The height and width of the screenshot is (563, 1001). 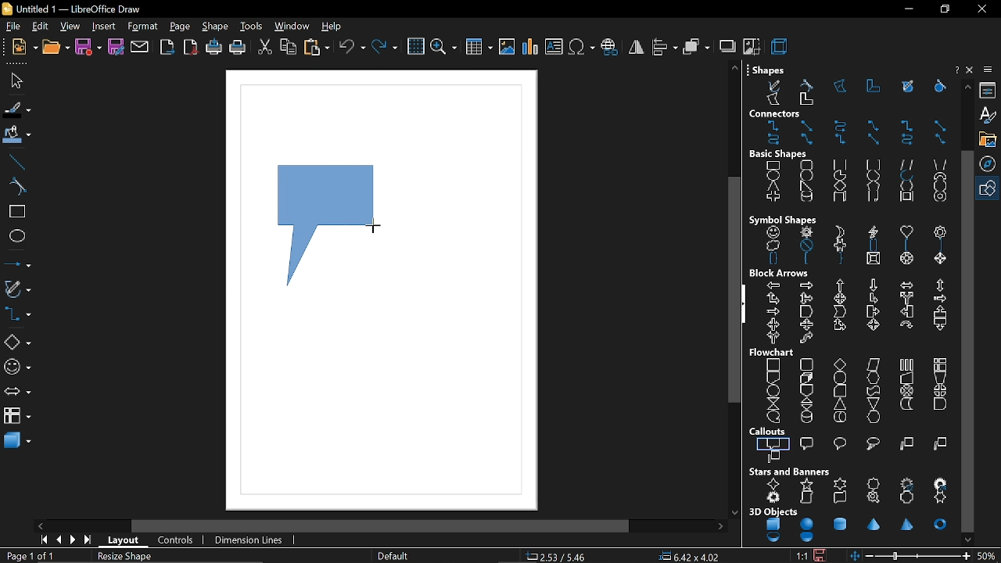 I want to click on alternate process, so click(x=805, y=364).